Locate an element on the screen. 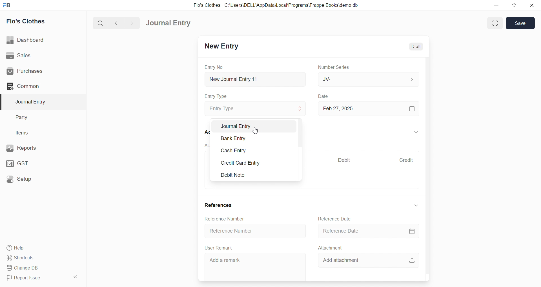 This screenshot has width=541, height=287. navigate forward is located at coordinates (133, 23).